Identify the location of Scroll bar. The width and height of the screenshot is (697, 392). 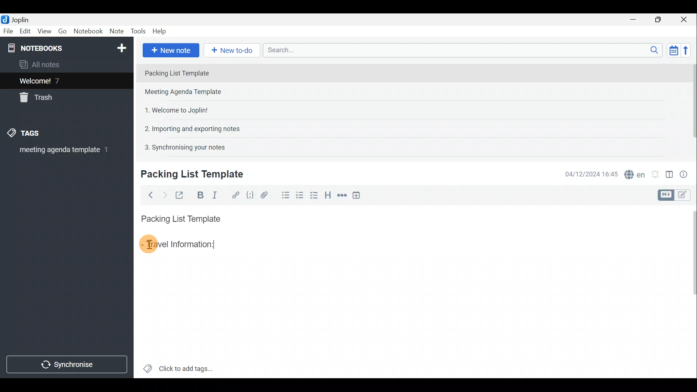
(690, 291).